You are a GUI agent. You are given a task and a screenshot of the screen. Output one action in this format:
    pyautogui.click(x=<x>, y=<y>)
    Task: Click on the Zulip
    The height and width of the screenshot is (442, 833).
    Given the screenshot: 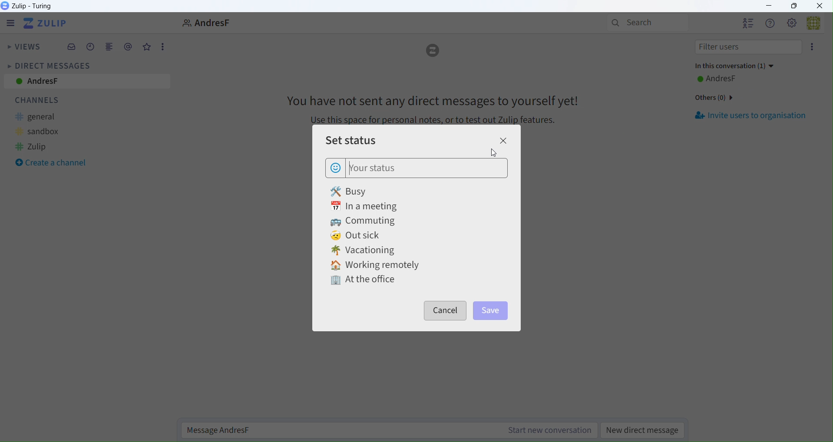 What is the action you would take?
    pyautogui.click(x=48, y=24)
    